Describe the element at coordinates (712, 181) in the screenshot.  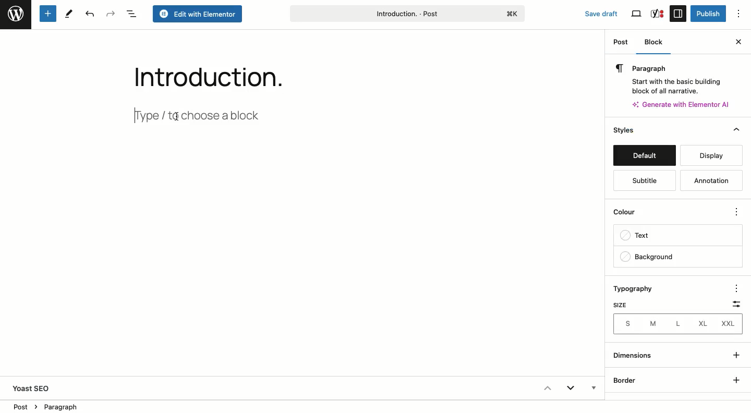
I see `Annotation` at that location.